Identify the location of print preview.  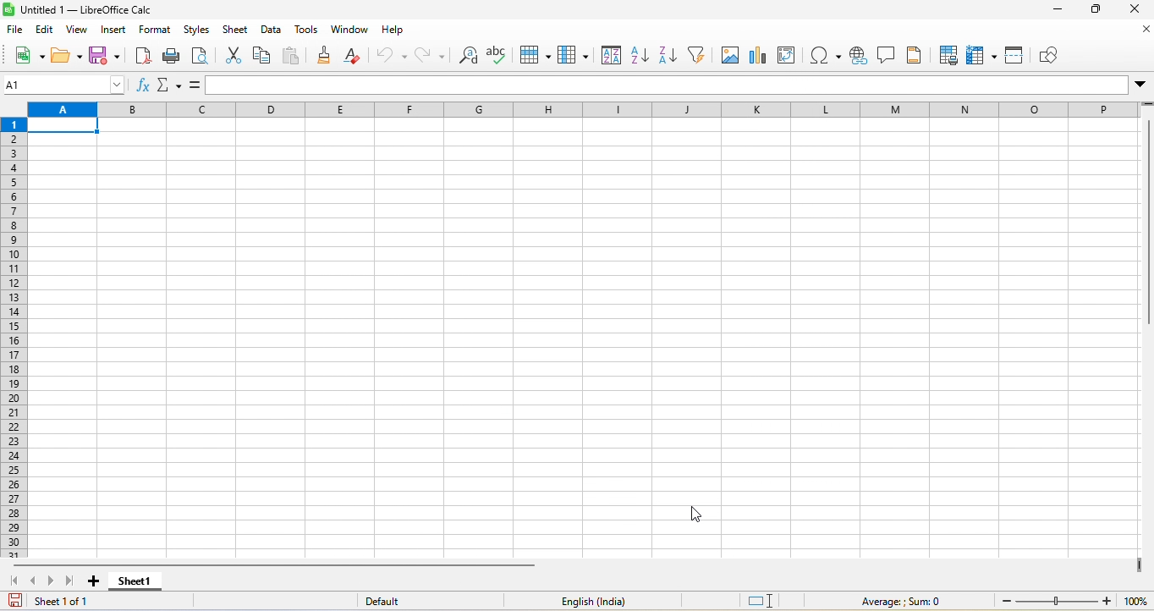
(206, 55).